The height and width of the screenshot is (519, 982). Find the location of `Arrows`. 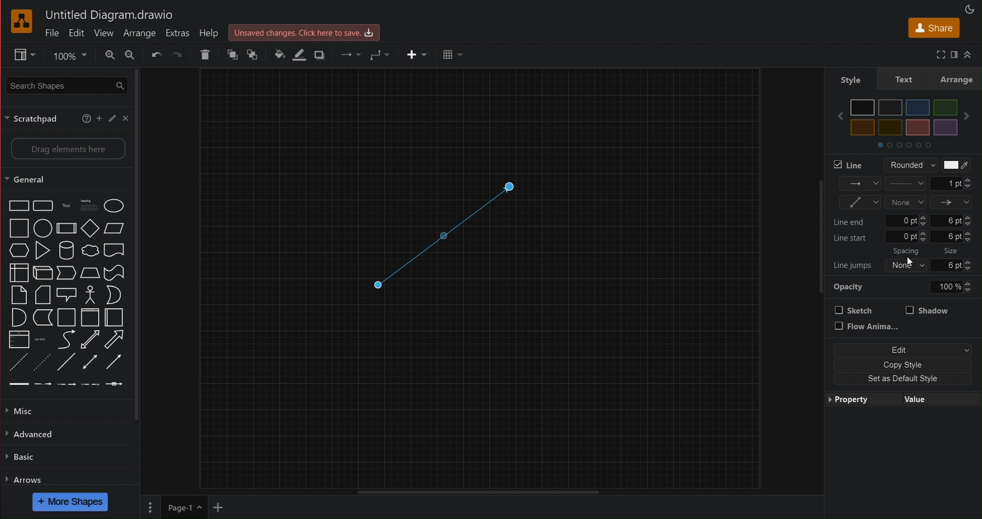

Arrows is located at coordinates (25, 479).